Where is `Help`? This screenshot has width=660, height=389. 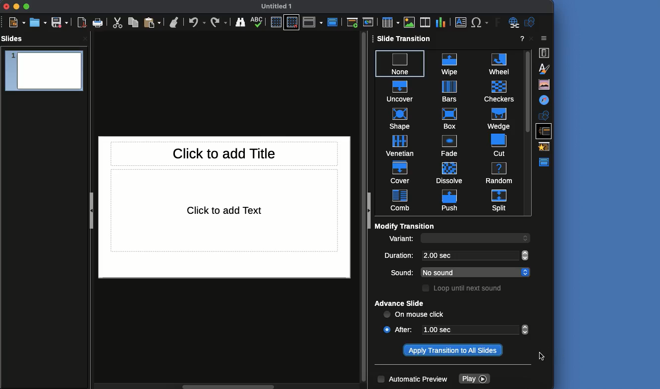
Help is located at coordinates (521, 39).